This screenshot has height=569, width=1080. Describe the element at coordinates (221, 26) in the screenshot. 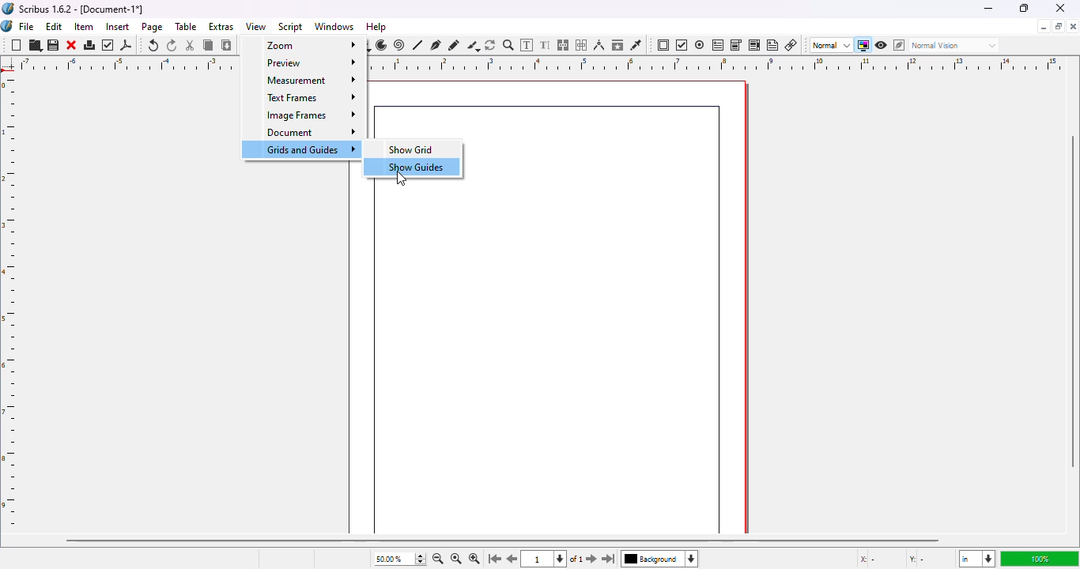

I see `extras` at that location.